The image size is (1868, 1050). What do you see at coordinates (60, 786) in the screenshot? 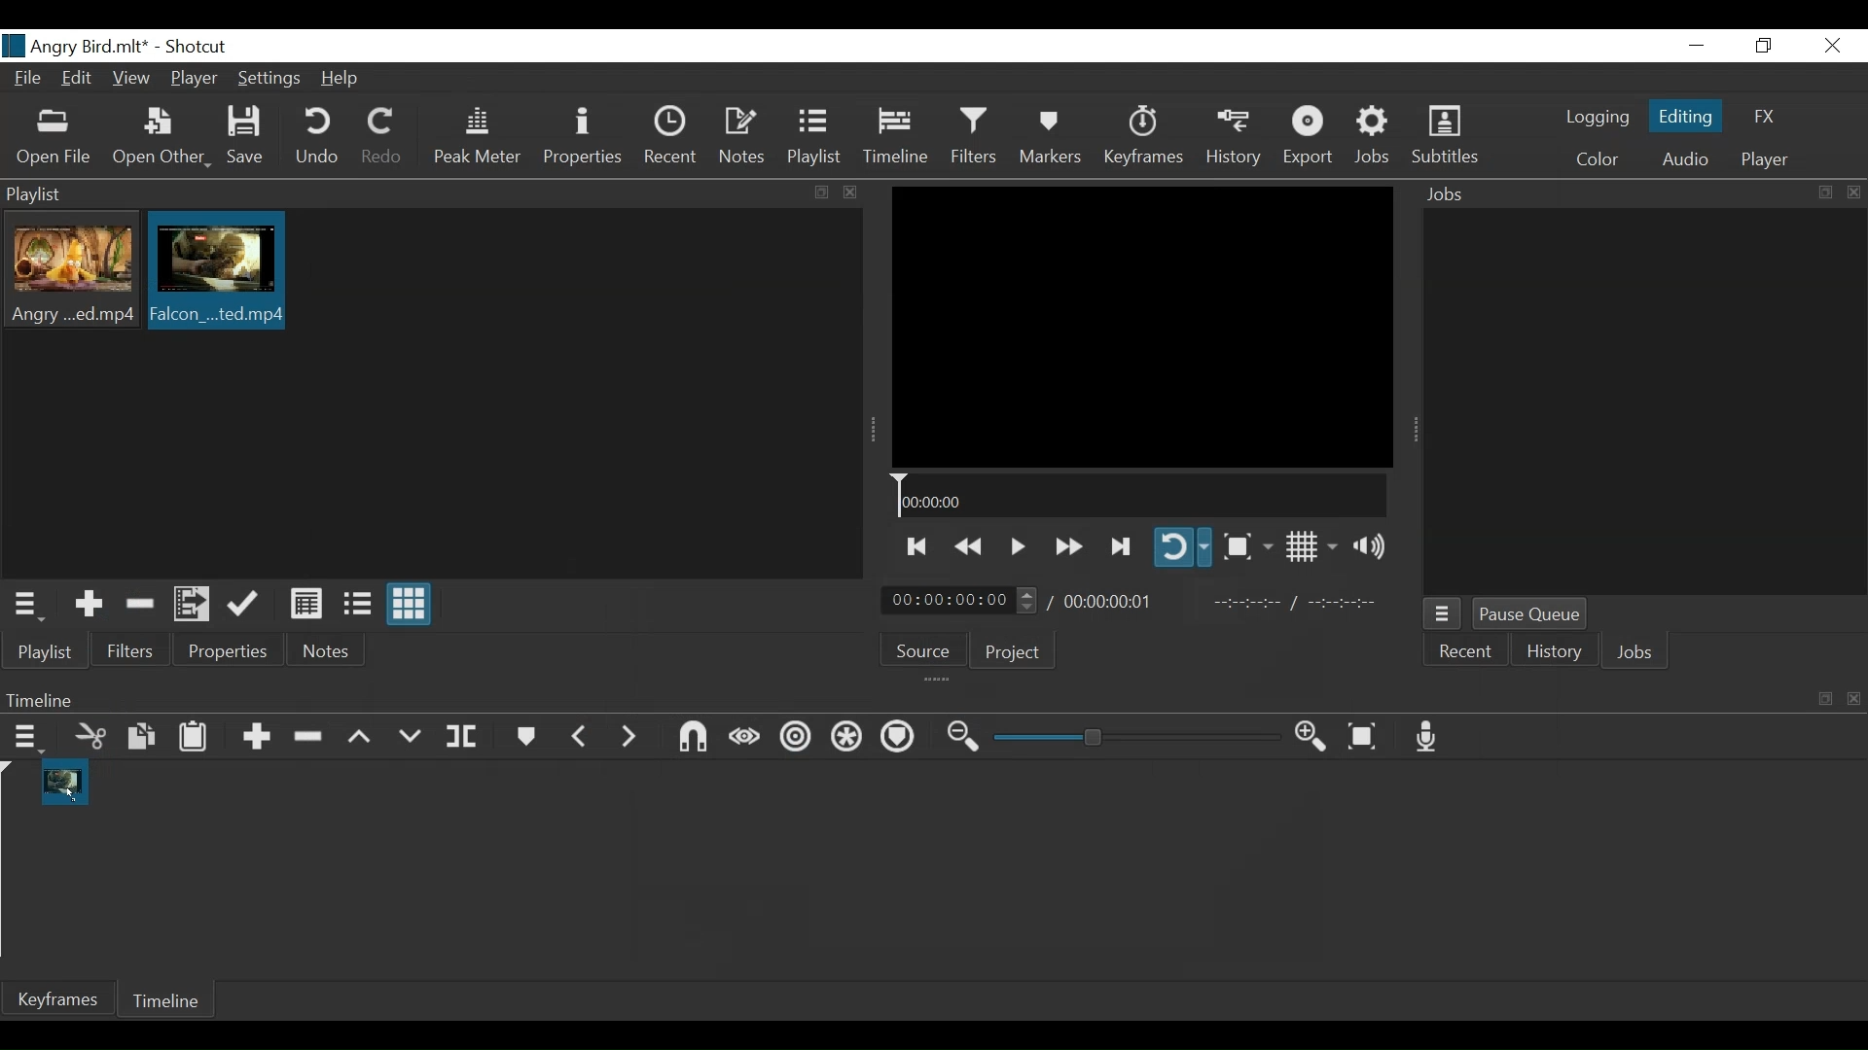
I see `Clip` at bounding box center [60, 786].